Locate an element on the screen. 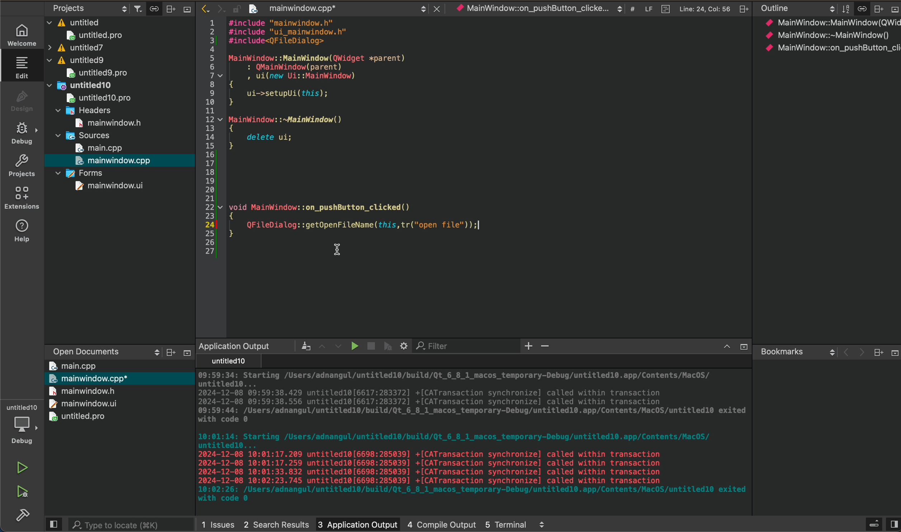 This screenshot has width=901, height=532. untitled10 is located at coordinates (226, 361).